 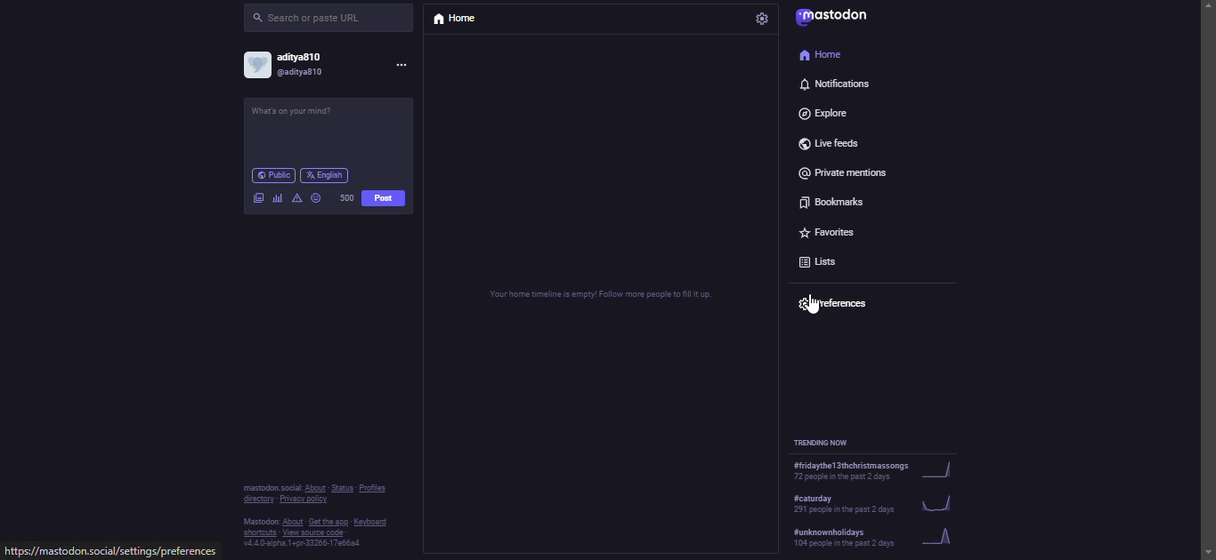 I want to click on trending, so click(x=833, y=442).